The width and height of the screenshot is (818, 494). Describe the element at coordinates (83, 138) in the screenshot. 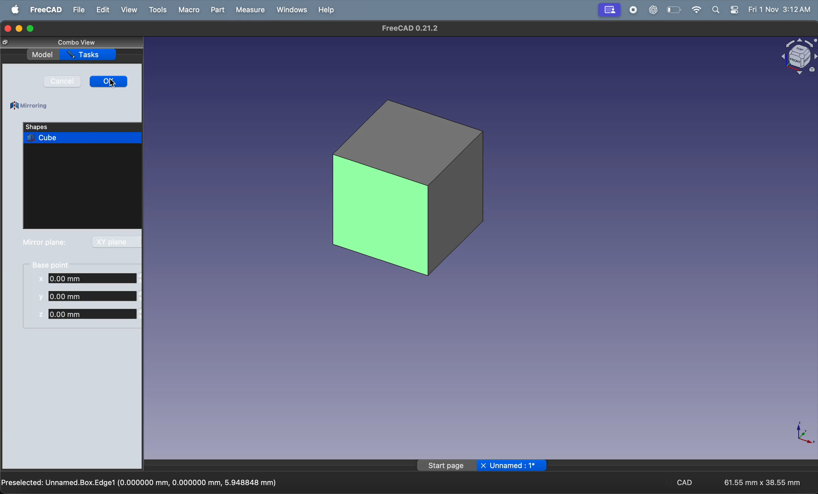

I see `cube` at that location.